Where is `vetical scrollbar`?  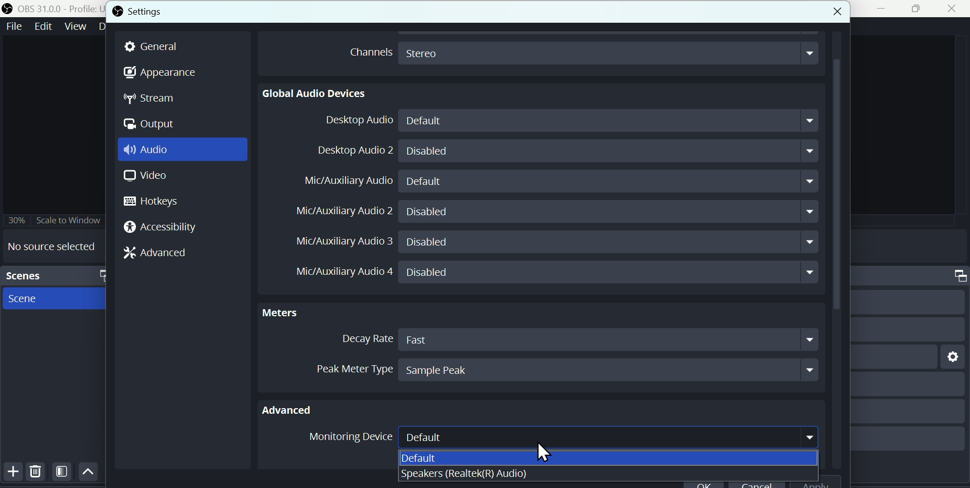
vetical scrollbar is located at coordinates (836, 253).